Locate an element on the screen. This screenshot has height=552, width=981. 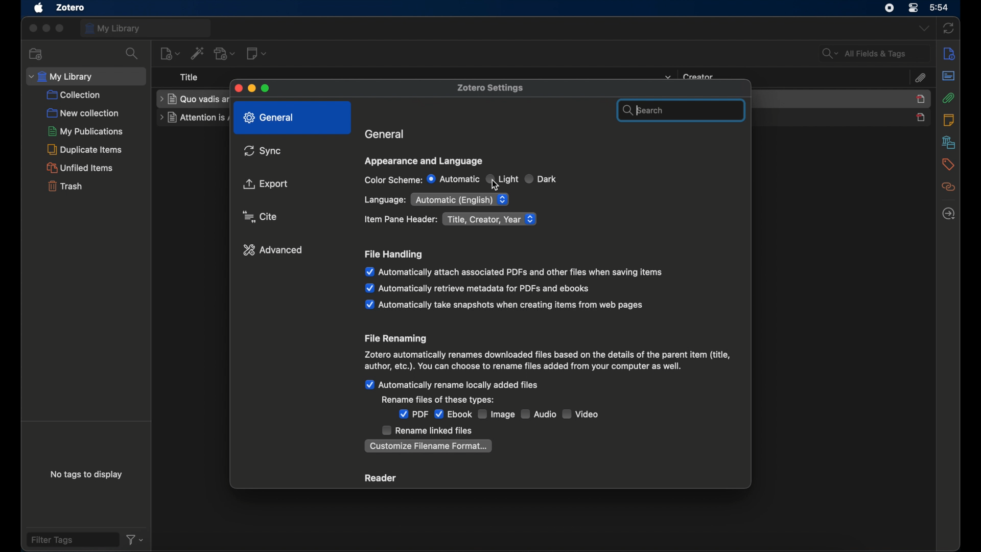
appearance and language is located at coordinates (425, 162).